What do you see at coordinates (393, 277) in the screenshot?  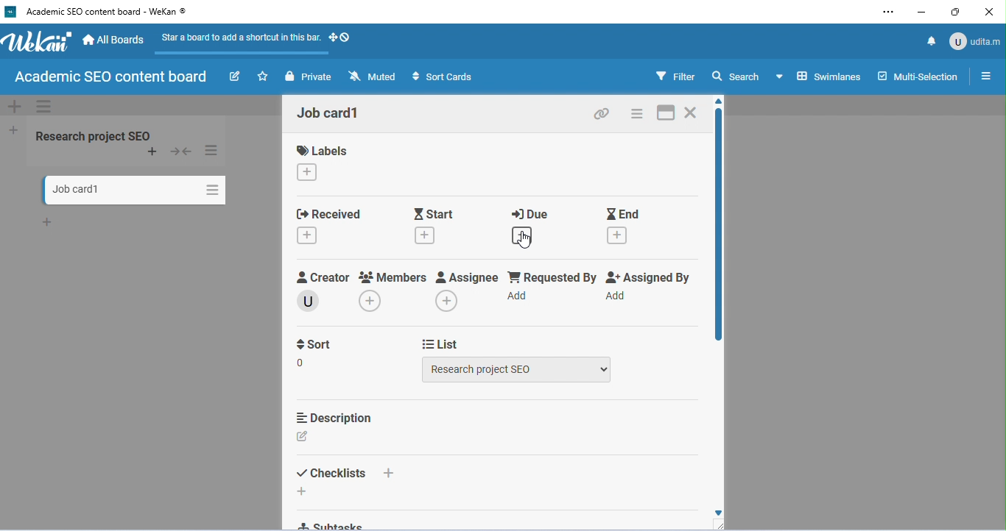 I see `members` at bounding box center [393, 277].